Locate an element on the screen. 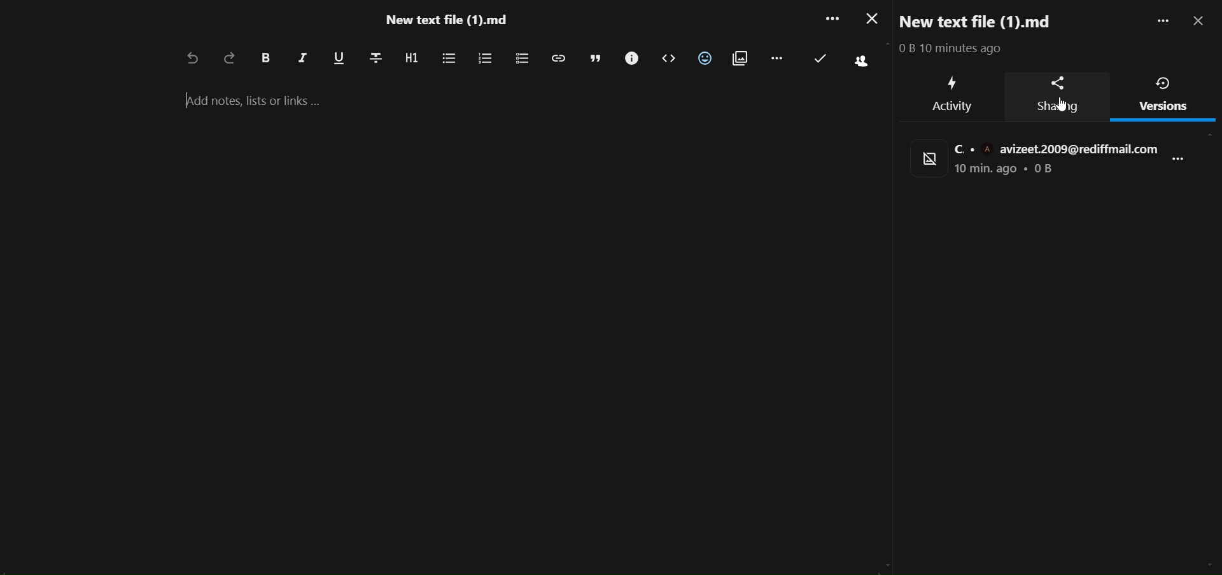  display picture is located at coordinates (921, 156).